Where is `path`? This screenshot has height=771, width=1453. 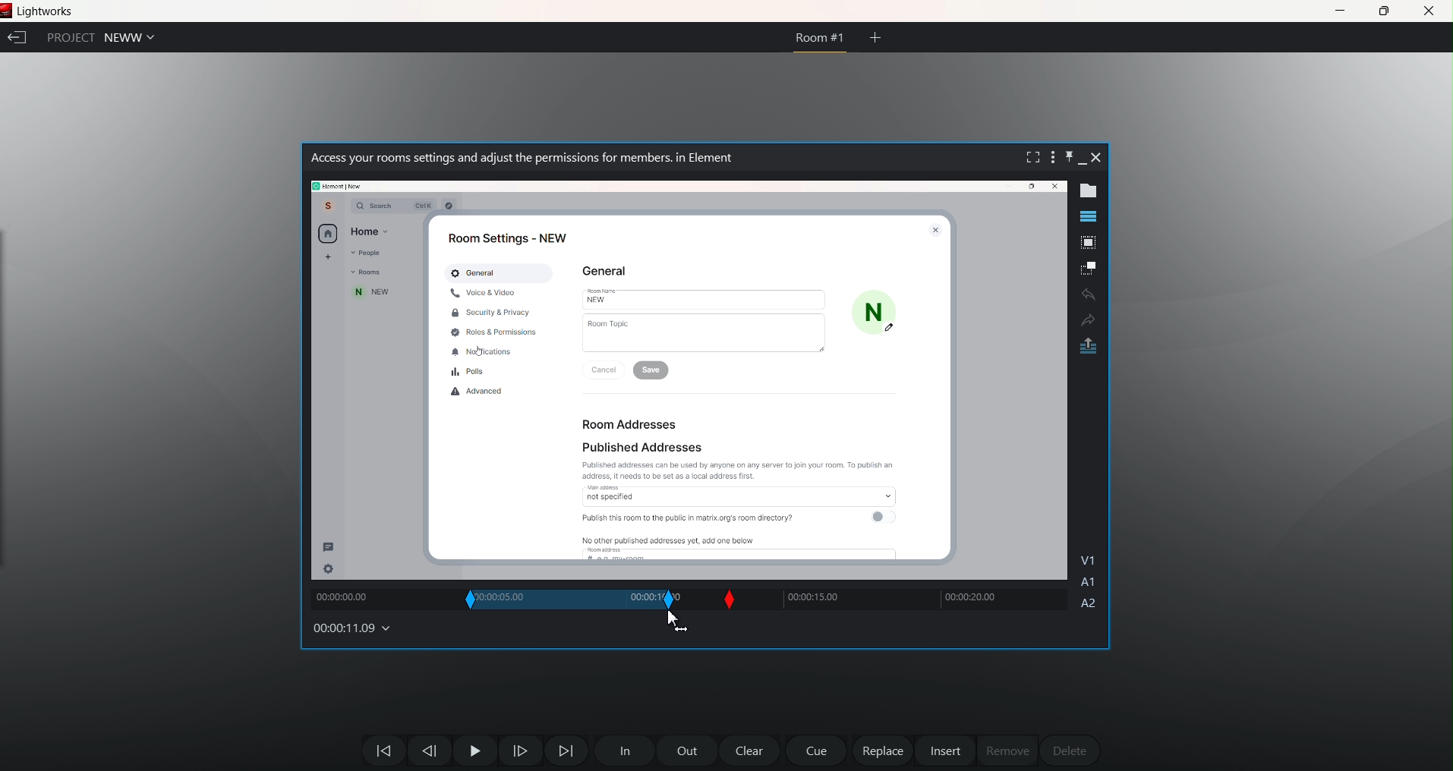 path is located at coordinates (337, 185).